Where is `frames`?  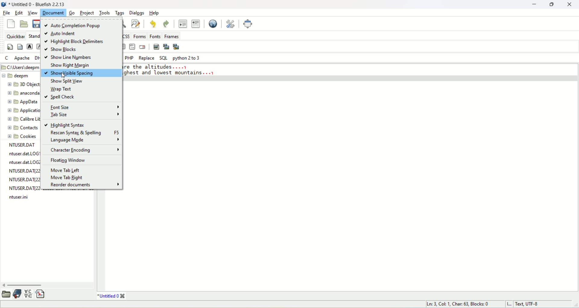
frames is located at coordinates (171, 36).